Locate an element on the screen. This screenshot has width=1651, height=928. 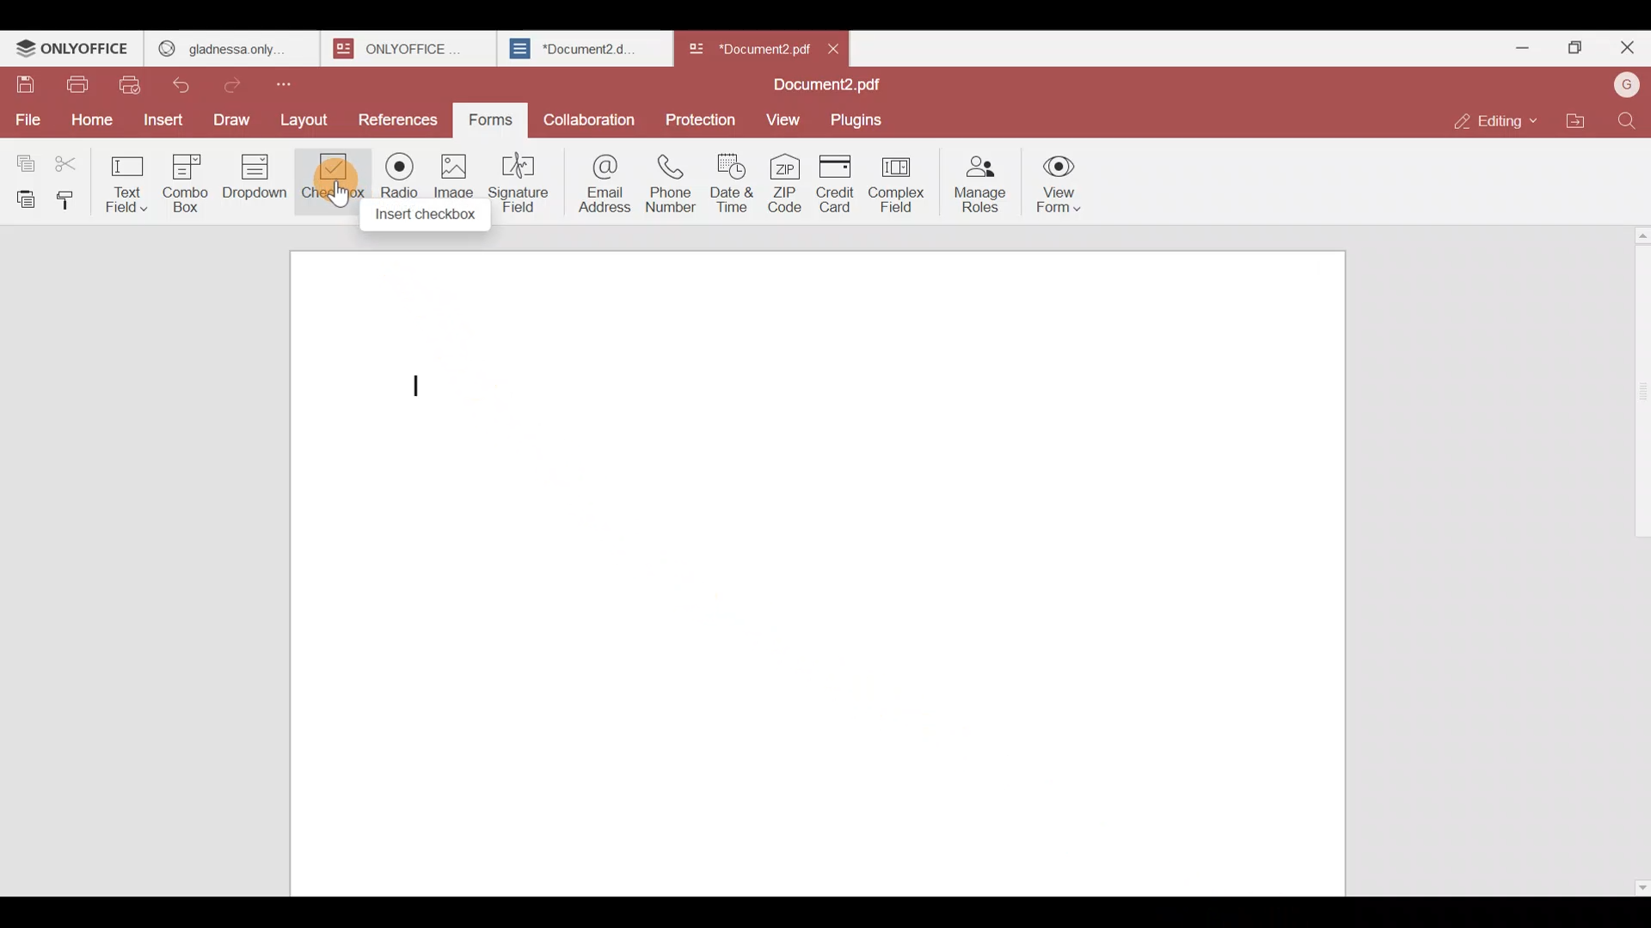
text cursor is located at coordinates (421, 383).